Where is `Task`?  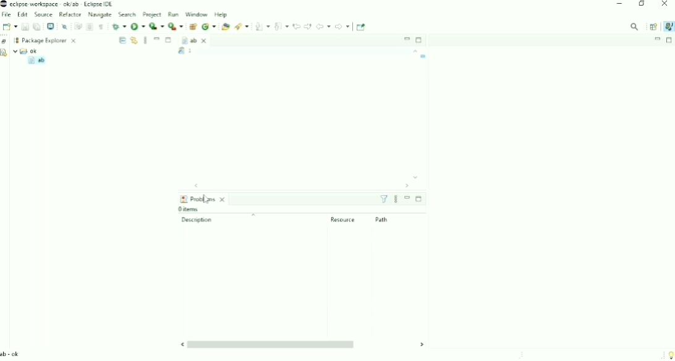 Task is located at coordinates (205, 51).